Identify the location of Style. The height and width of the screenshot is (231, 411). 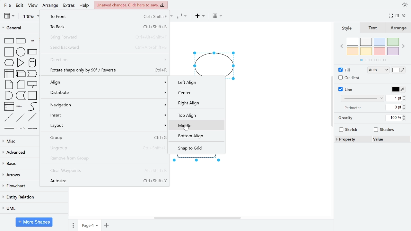
(347, 28).